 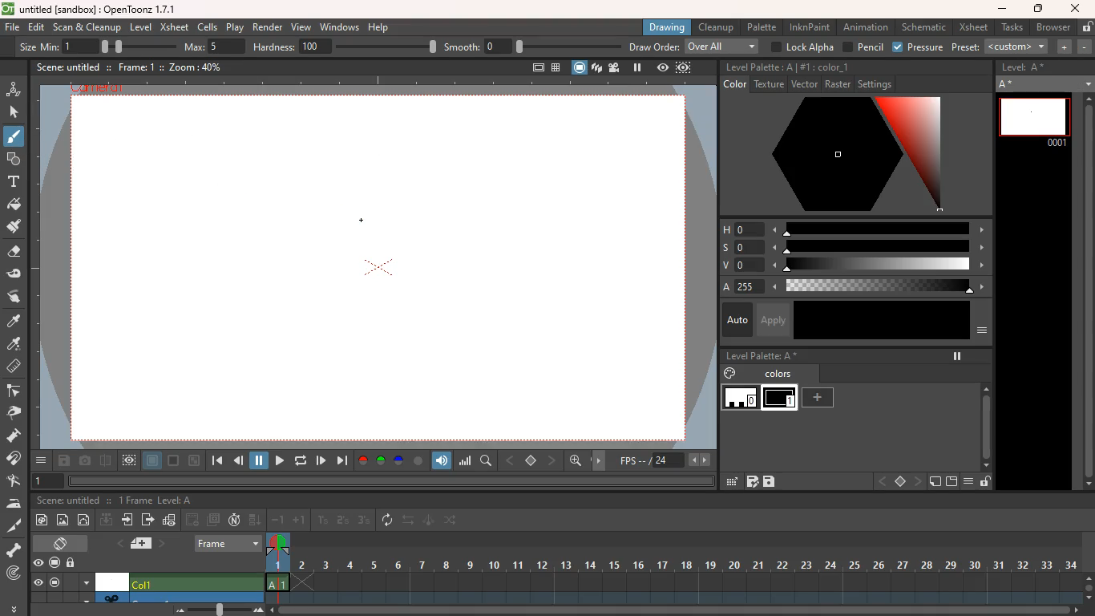 What do you see at coordinates (88, 26) in the screenshot?
I see `scan & cleanup` at bounding box center [88, 26].